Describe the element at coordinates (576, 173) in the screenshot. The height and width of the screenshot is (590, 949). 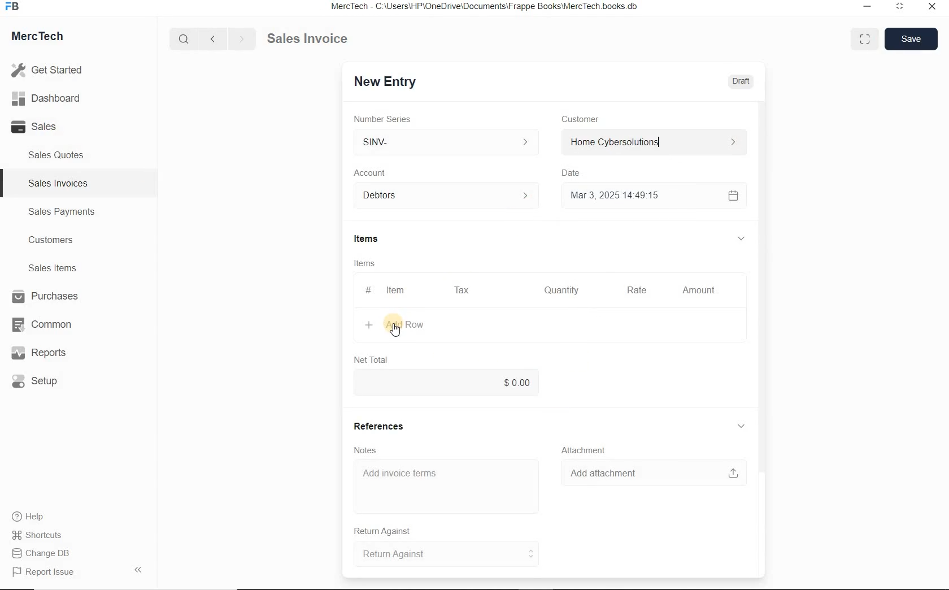
I see `Date` at that location.